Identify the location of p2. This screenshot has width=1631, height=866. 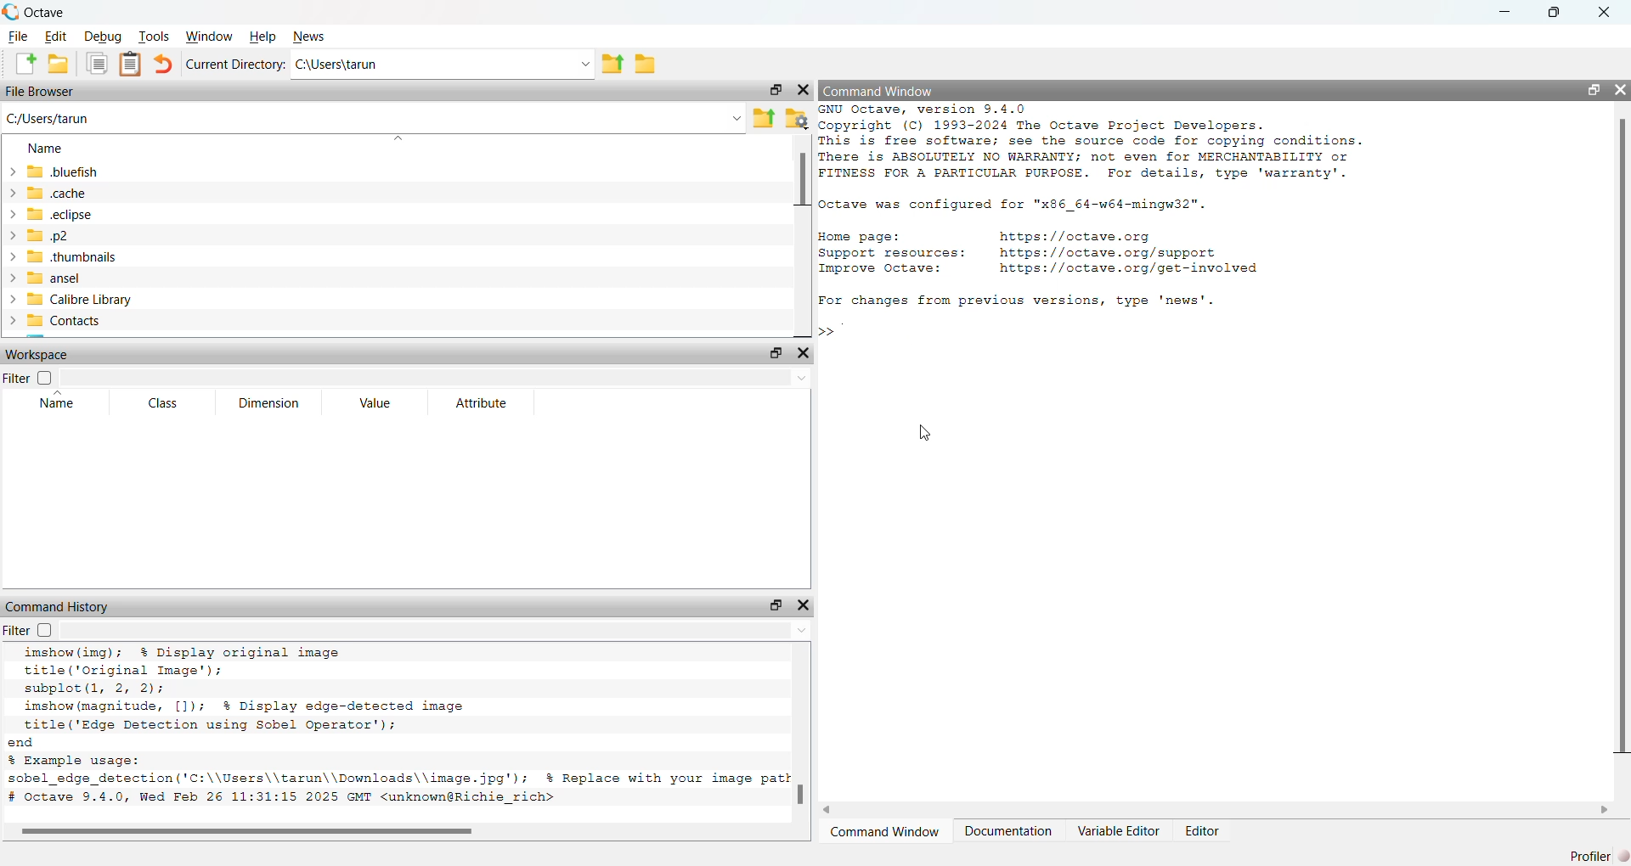
(45, 237).